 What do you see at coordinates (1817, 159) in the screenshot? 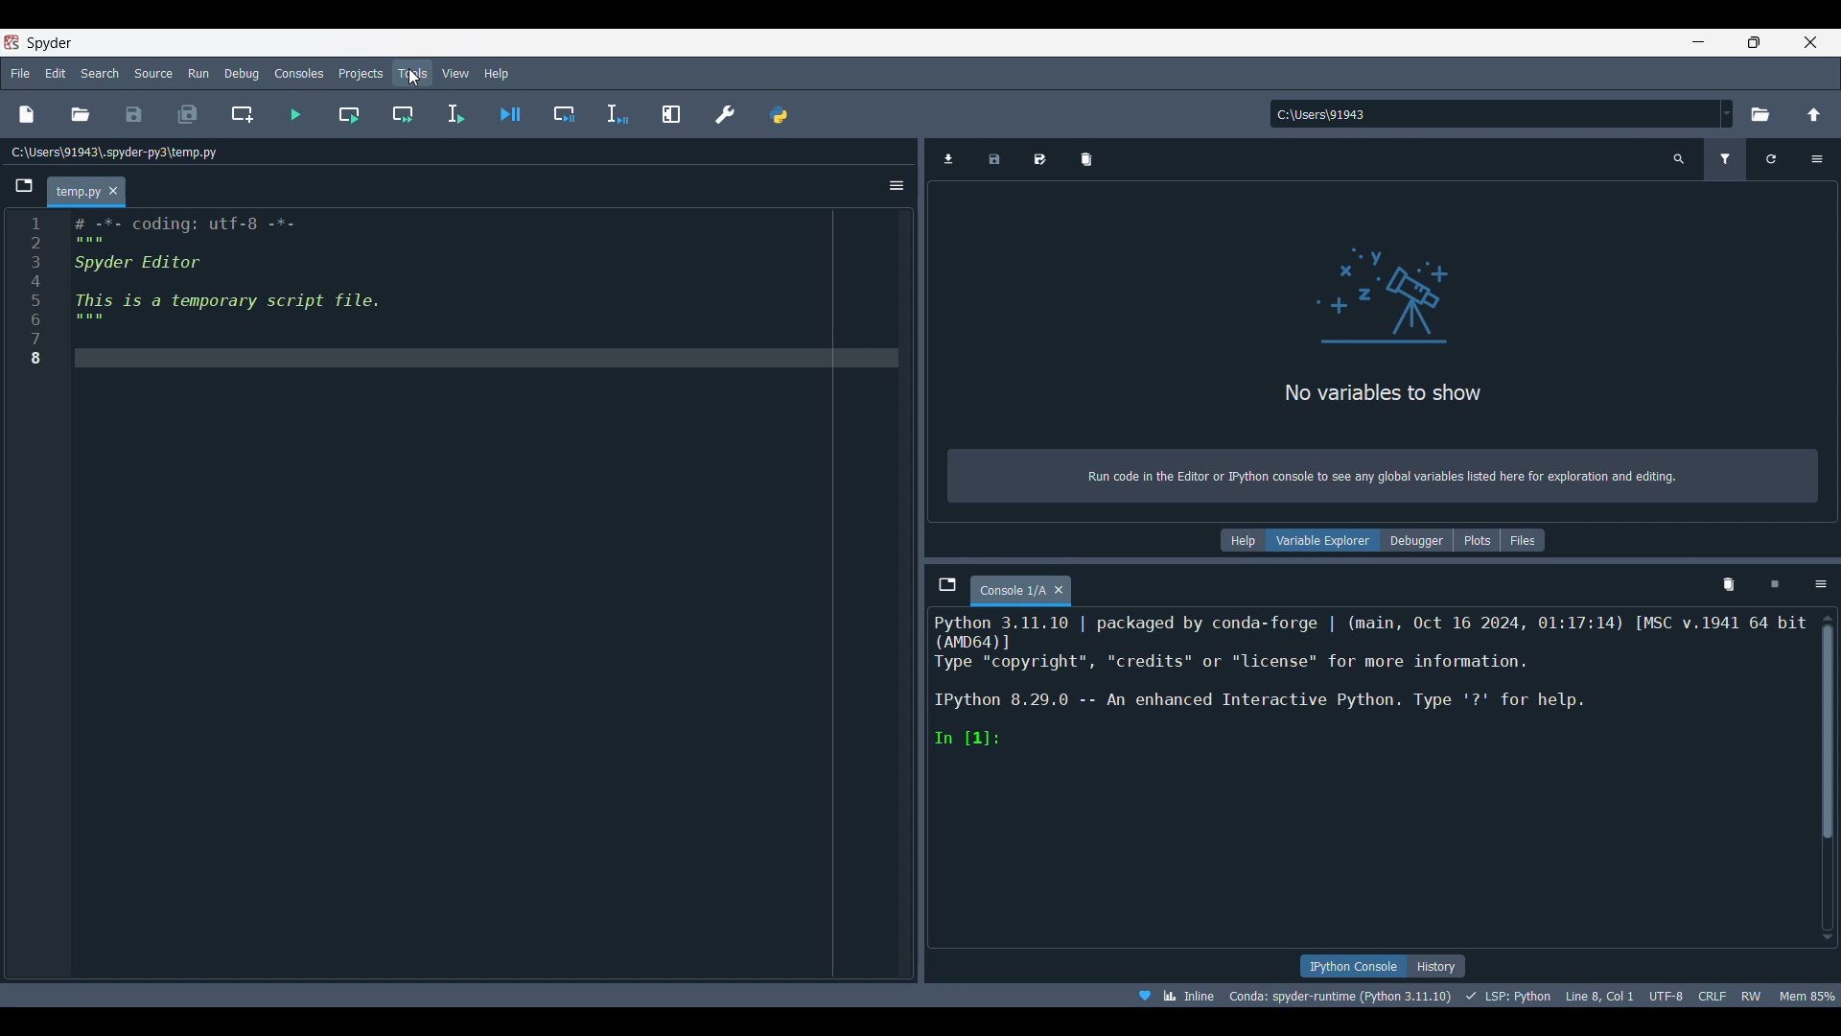
I see `Options` at bounding box center [1817, 159].